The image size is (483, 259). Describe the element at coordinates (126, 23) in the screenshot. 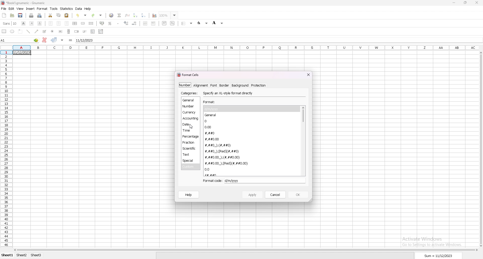

I see `increase indent` at that location.